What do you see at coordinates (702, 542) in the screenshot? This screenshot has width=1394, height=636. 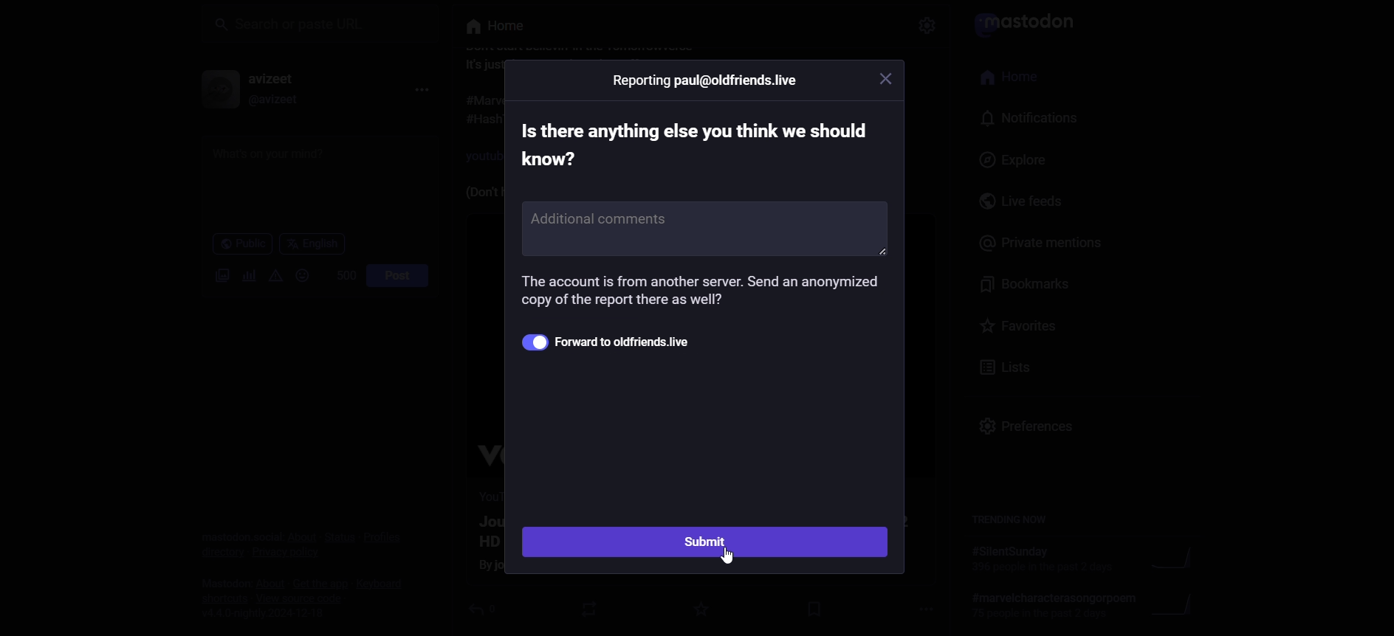 I see `submit` at bounding box center [702, 542].